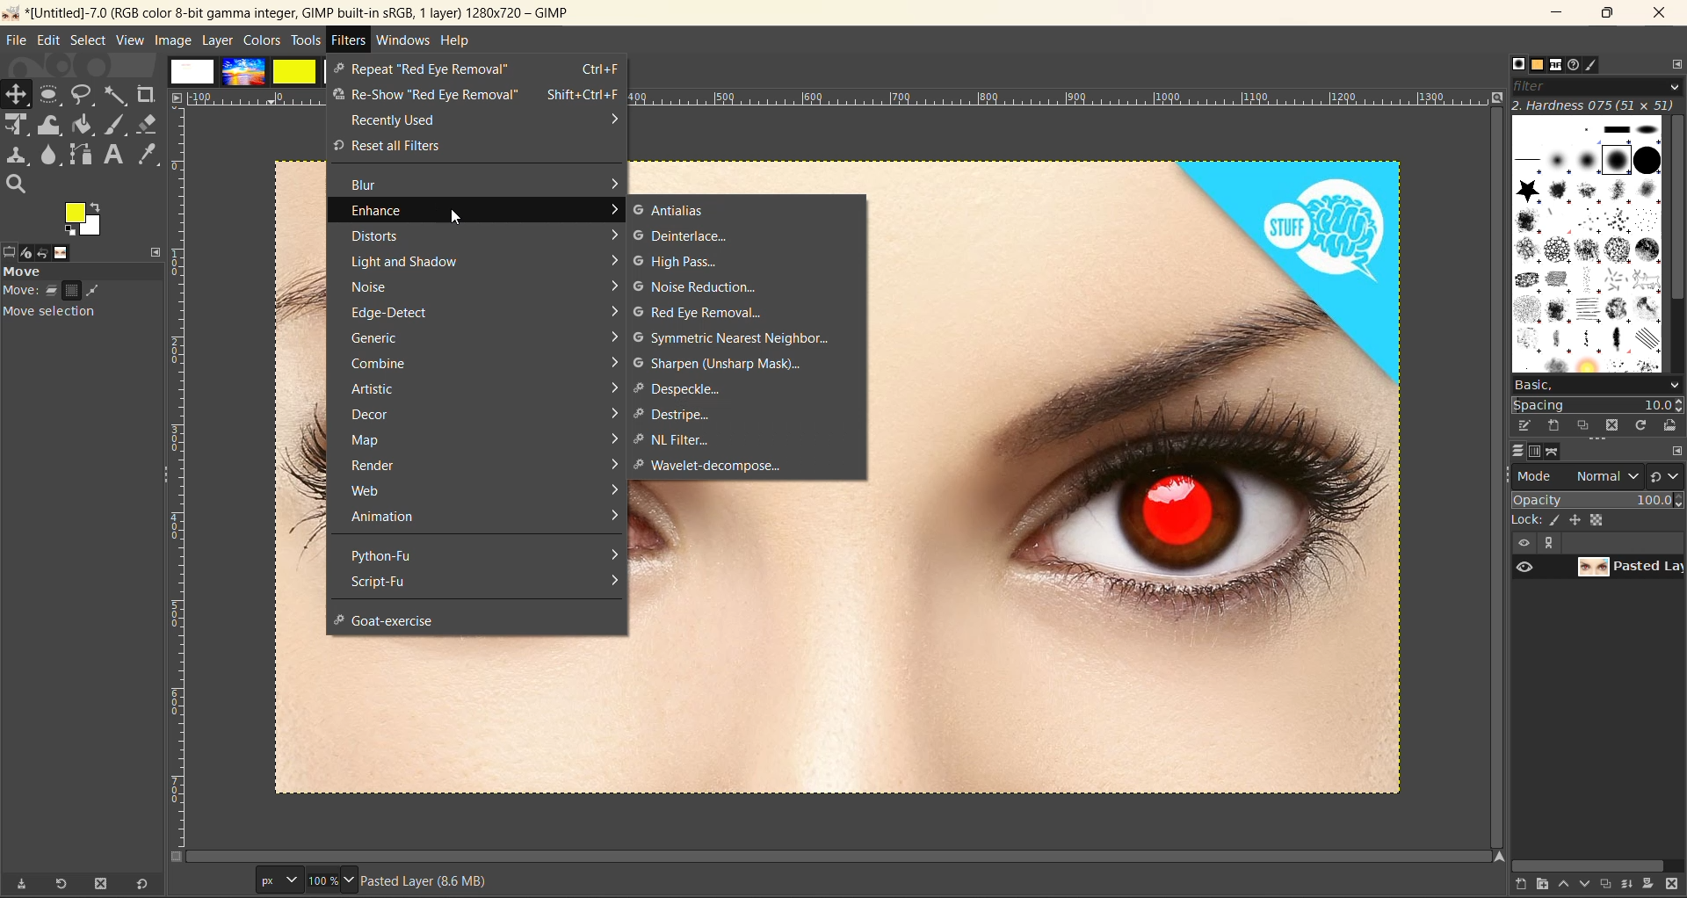 The image size is (1687, 898). I want to click on enhance, so click(486, 210).